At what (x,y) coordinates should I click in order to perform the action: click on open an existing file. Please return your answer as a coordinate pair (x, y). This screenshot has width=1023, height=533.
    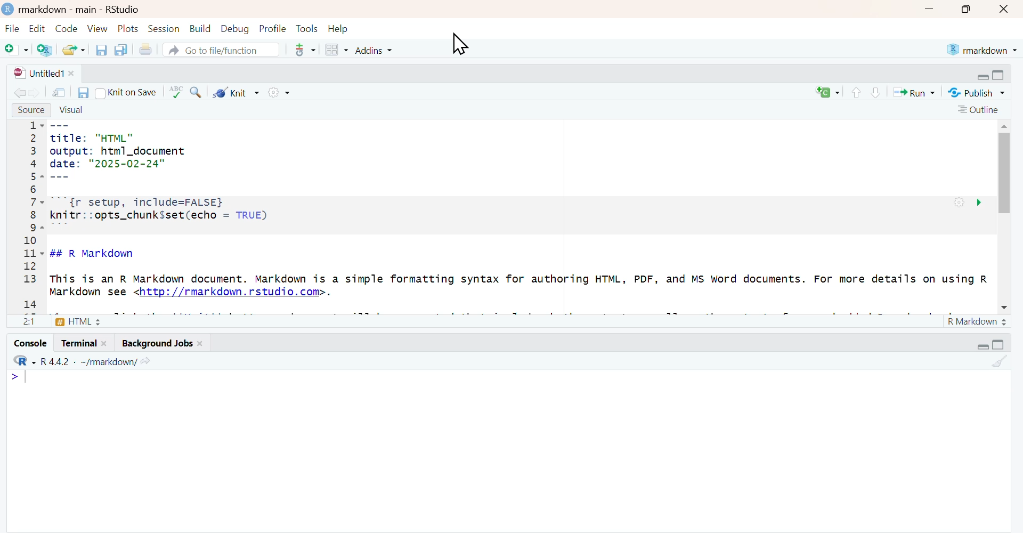
    Looking at the image, I should click on (73, 49).